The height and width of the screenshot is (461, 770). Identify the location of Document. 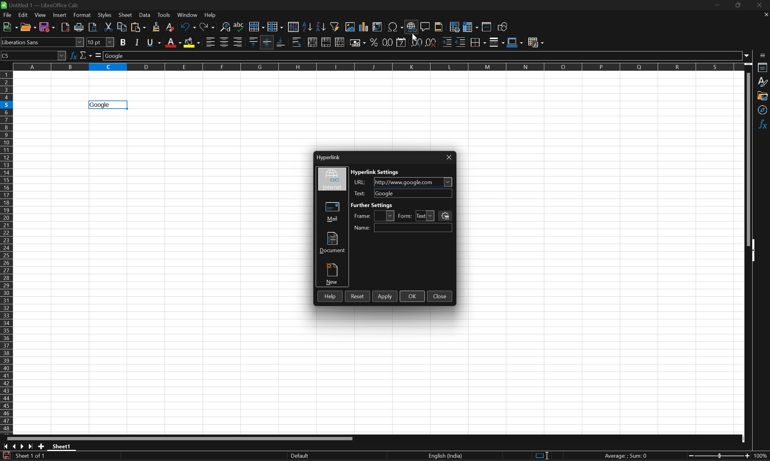
(333, 242).